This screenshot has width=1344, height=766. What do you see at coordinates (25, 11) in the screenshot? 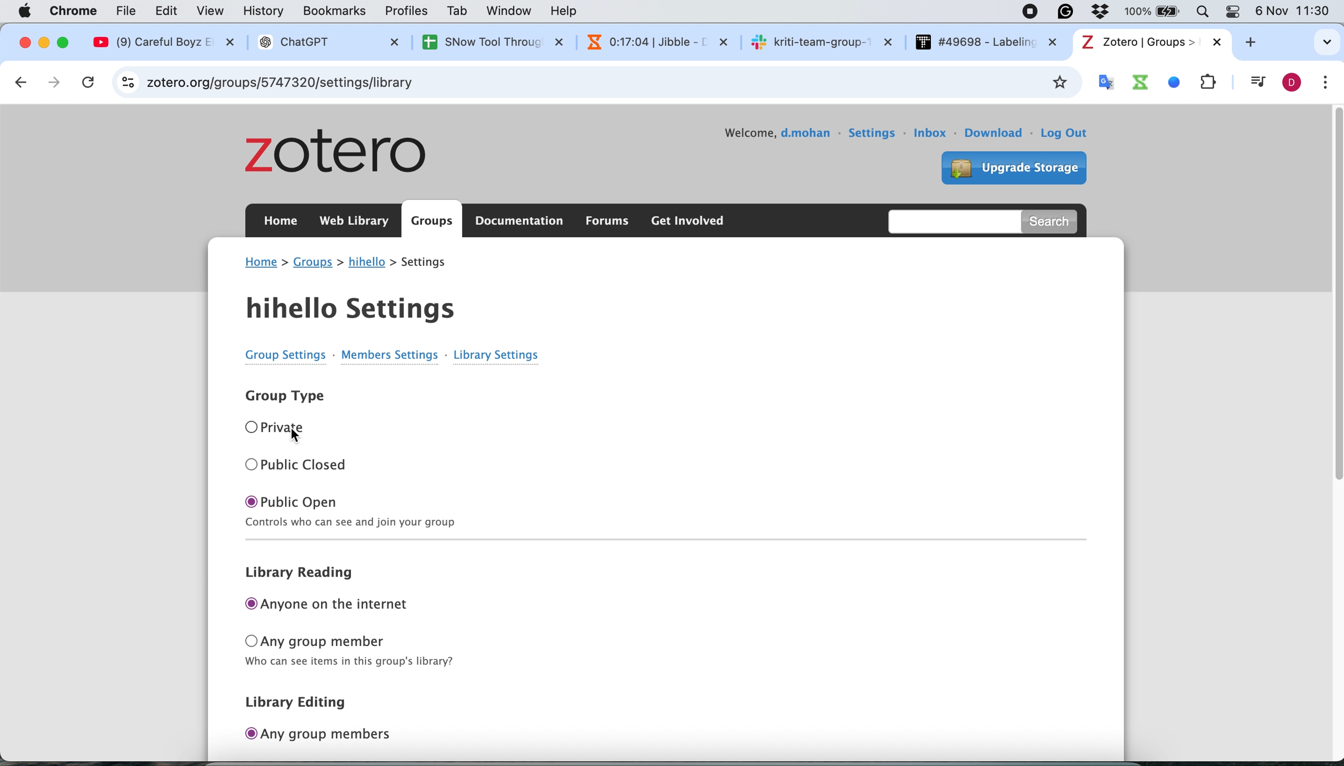
I see `Apple logo` at bounding box center [25, 11].